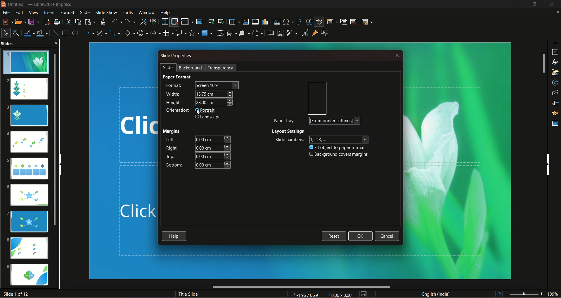 This screenshot has width=561, height=298. I want to click on open, so click(20, 21).